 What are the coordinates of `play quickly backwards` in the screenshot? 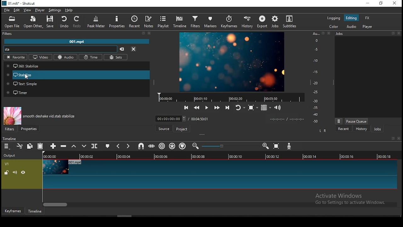 It's located at (196, 109).